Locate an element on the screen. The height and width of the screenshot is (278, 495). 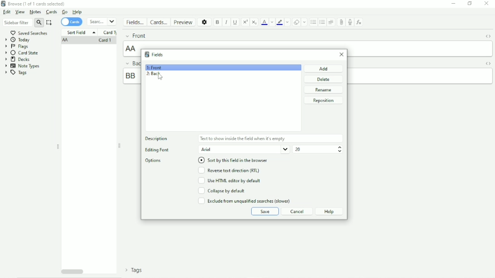
Go is located at coordinates (65, 12).